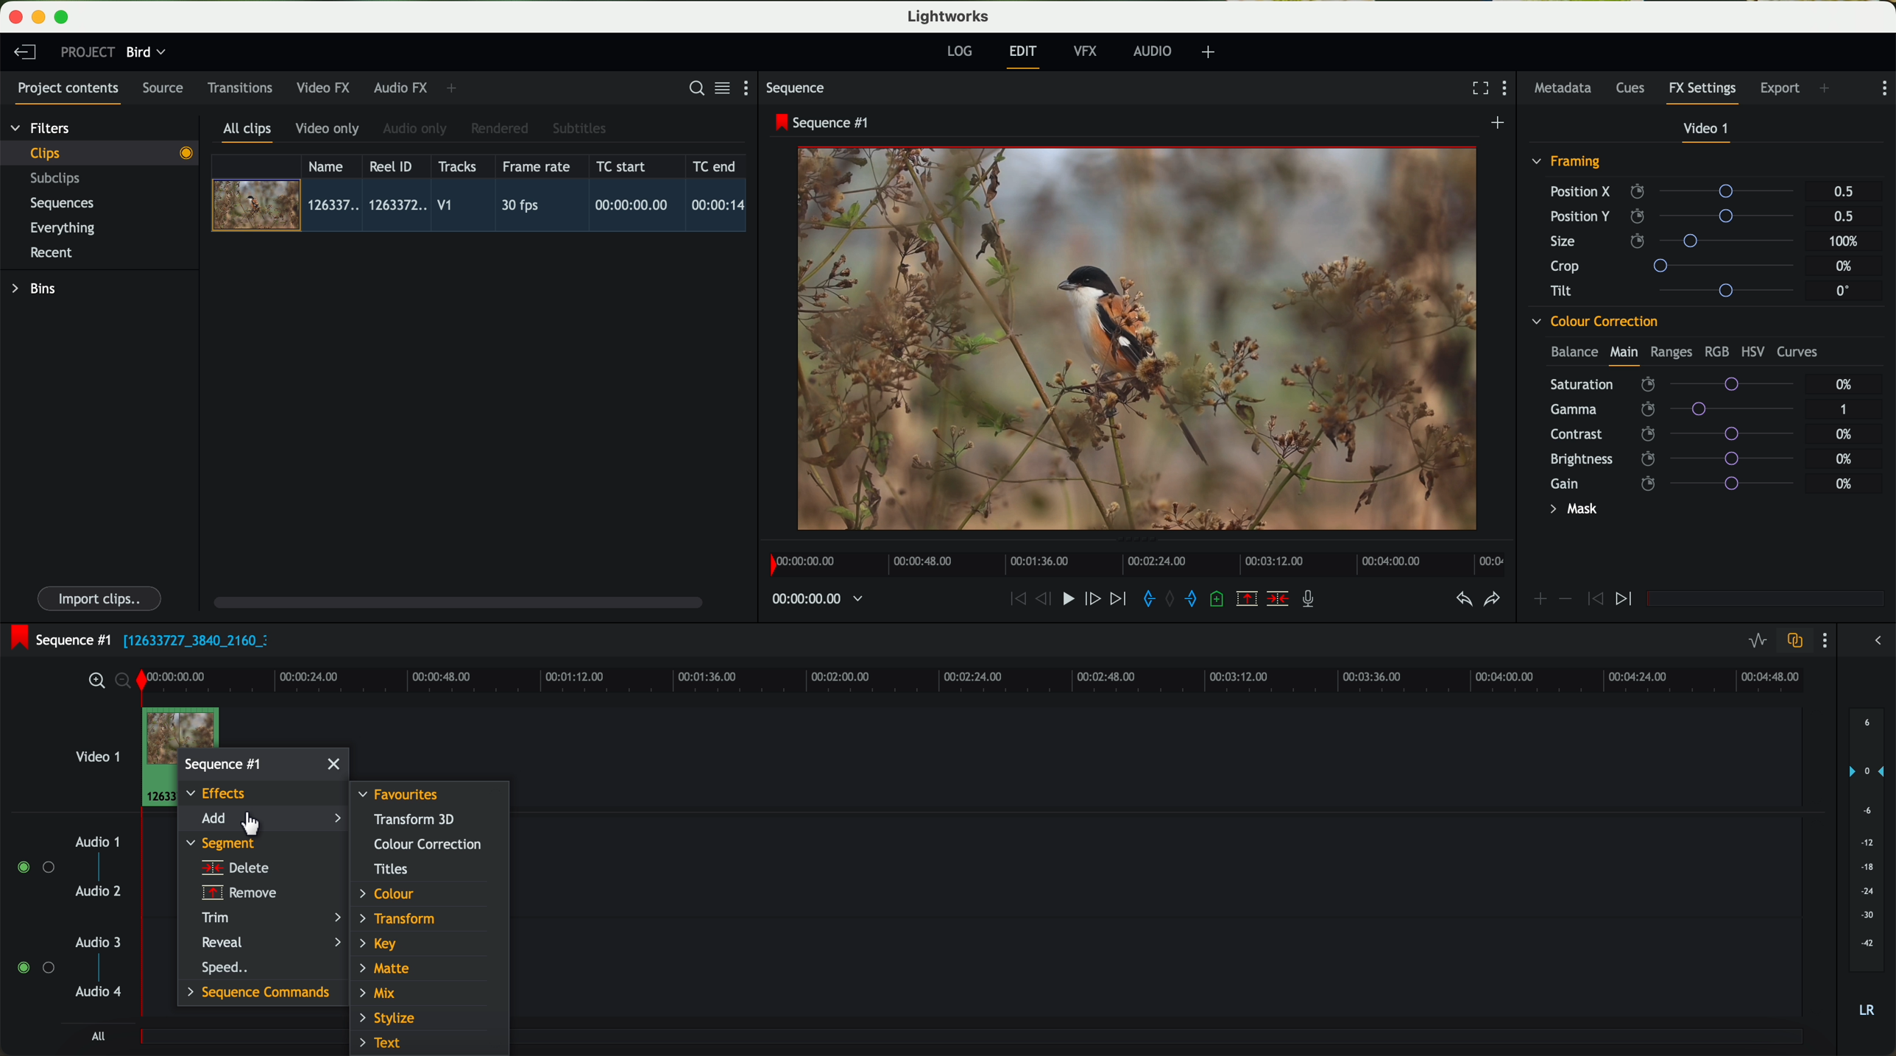 This screenshot has width=1896, height=1056. Describe the element at coordinates (1626, 600) in the screenshot. I see `icon` at that location.